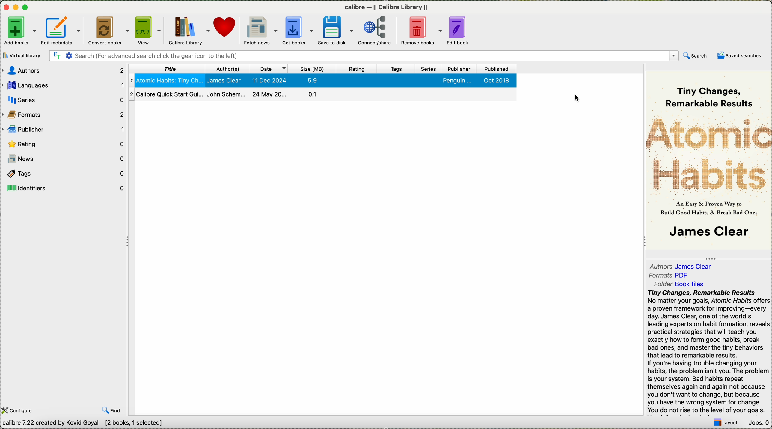  I want to click on connect/share, so click(375, 31).